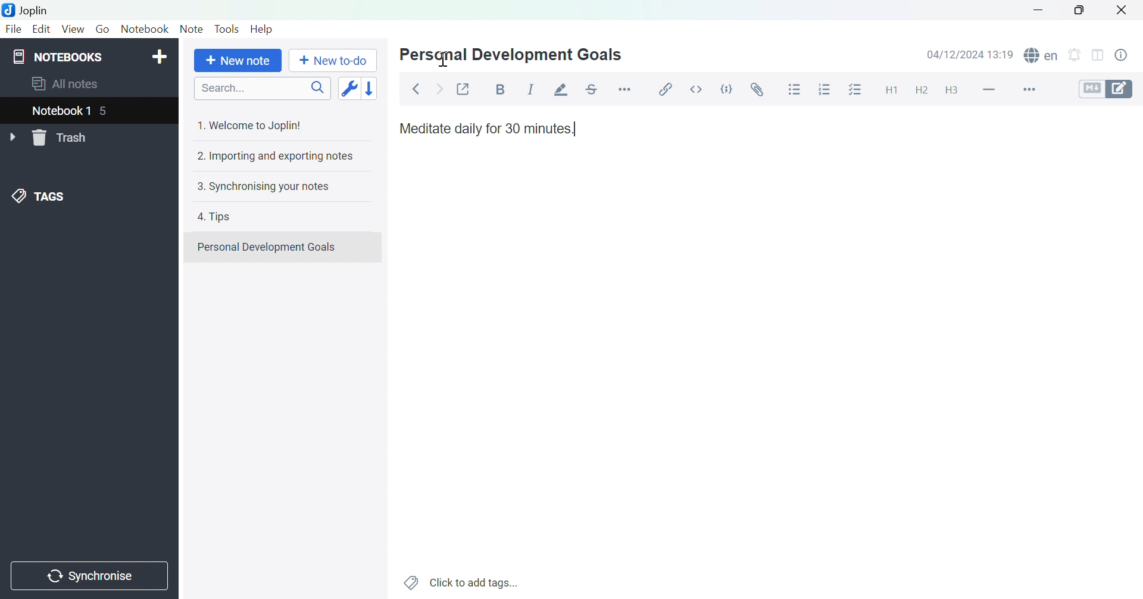 This screenshot has height=599, width=1143. I want to click on Search, so click(262, 88).